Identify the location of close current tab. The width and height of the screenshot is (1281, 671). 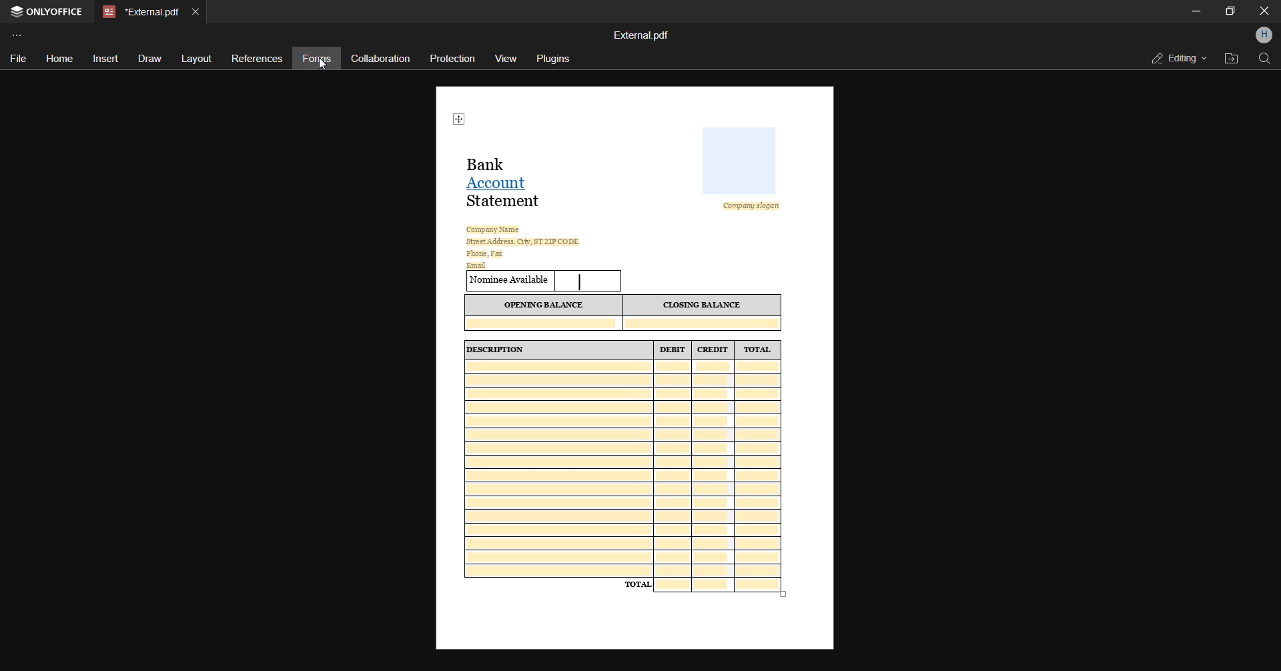
(199, 11).